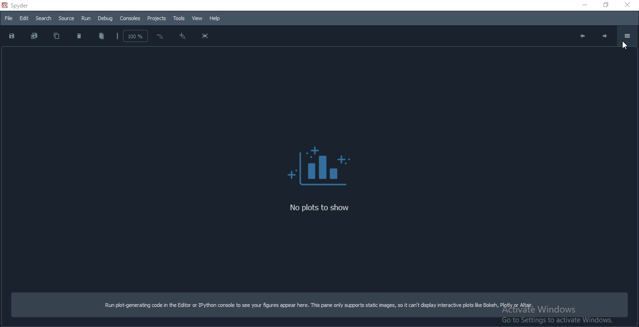 This screenshot has height=327, width=639. Describe the element at coordinates (106, 19) in the screenshot. I see `Debug` at that location.